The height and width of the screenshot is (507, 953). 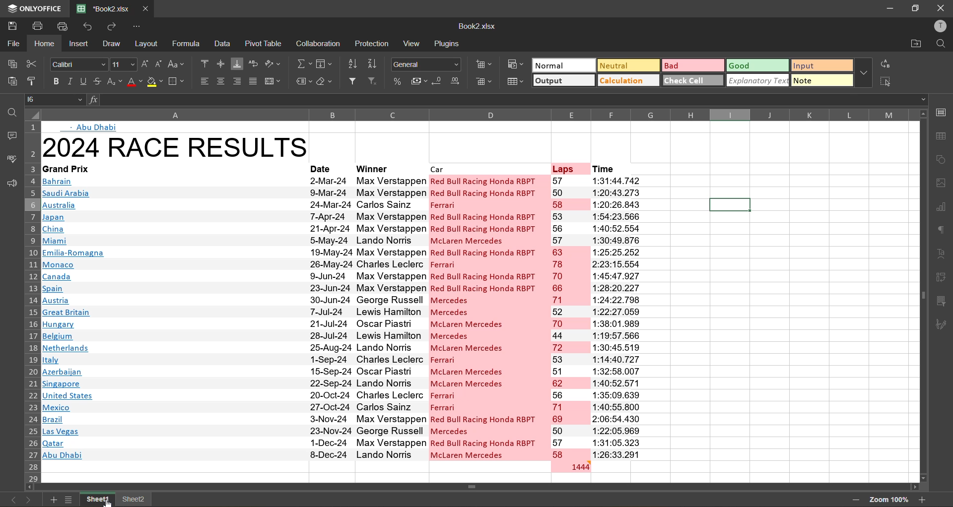 I want to click on italic, so click(x=70, y=81).